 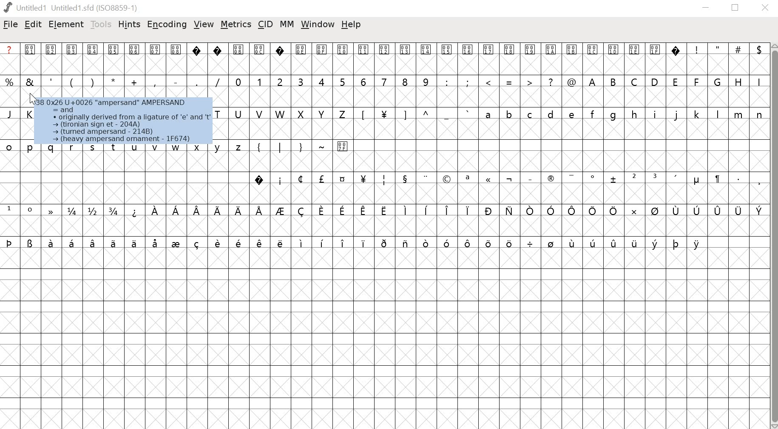 What do you see at coordinates (73, 147) in the screenshot?
I see `r` at bounding box center [73, 147].